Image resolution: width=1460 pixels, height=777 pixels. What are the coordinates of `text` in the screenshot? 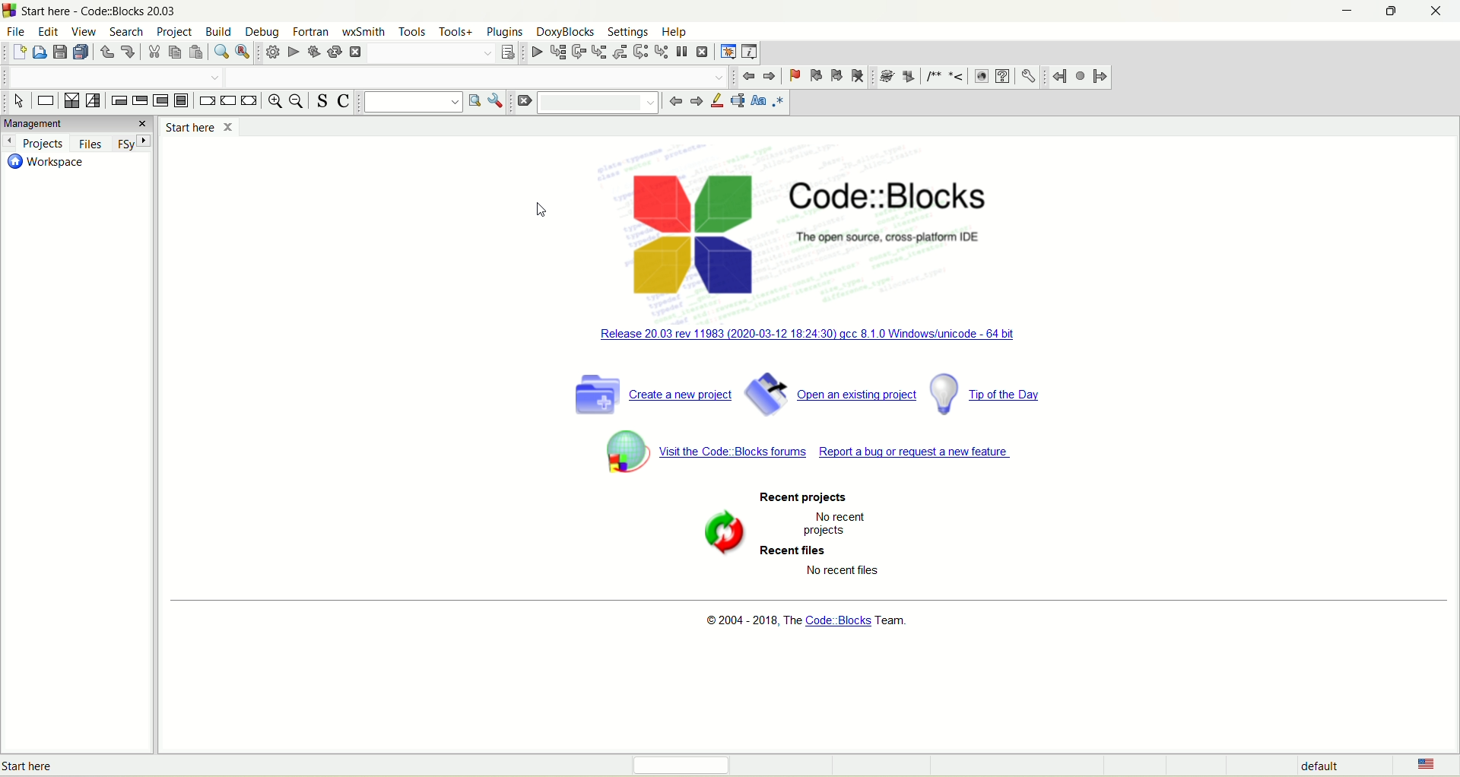 It's located at (802, 623).